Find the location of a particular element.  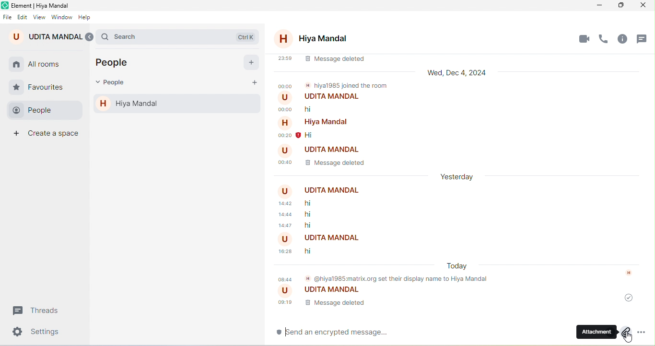

start chat is located at coordinates (250, 62).